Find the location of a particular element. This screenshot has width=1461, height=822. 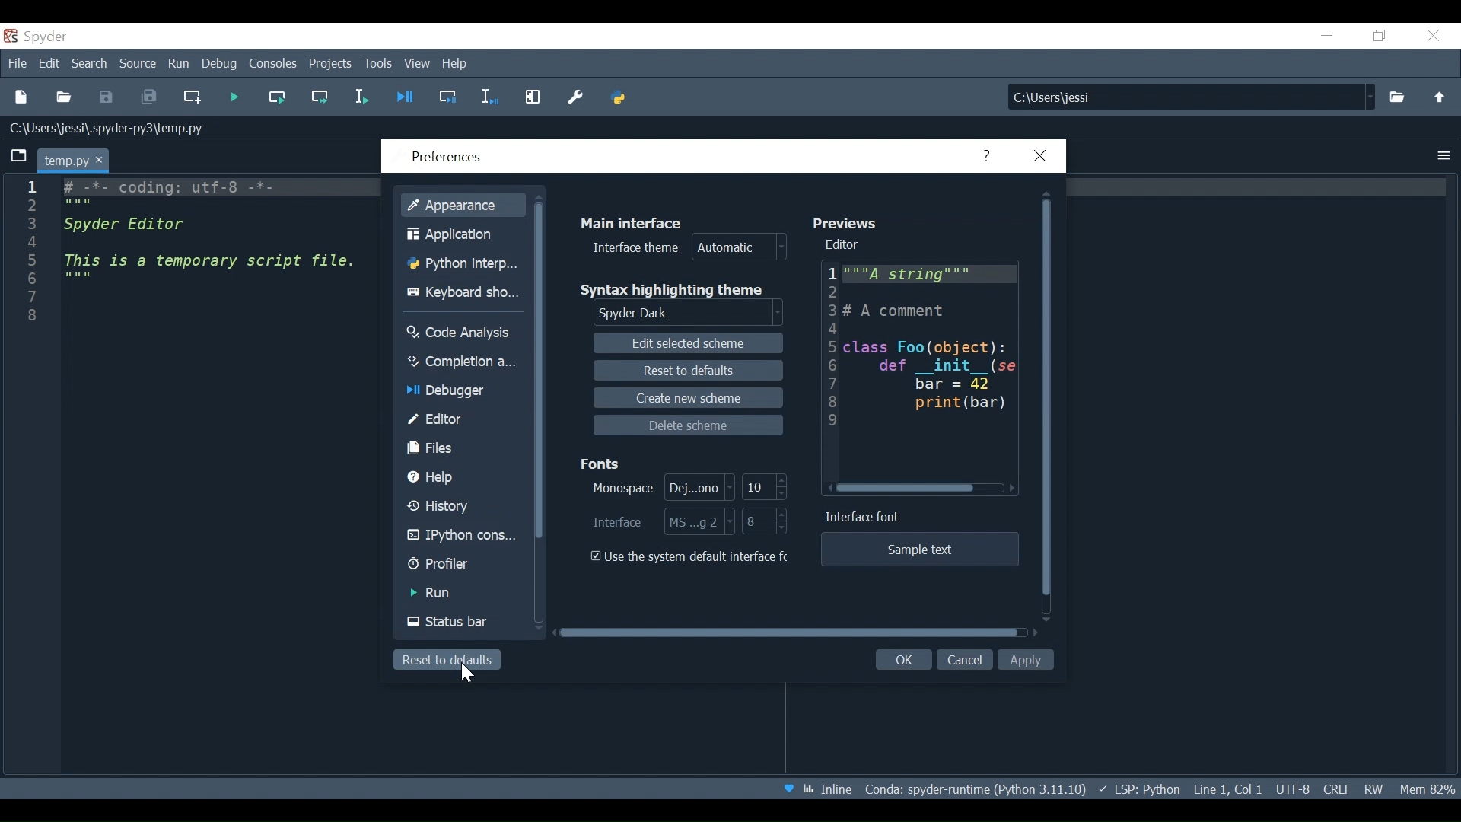

History is located at coordinates (463, 505).